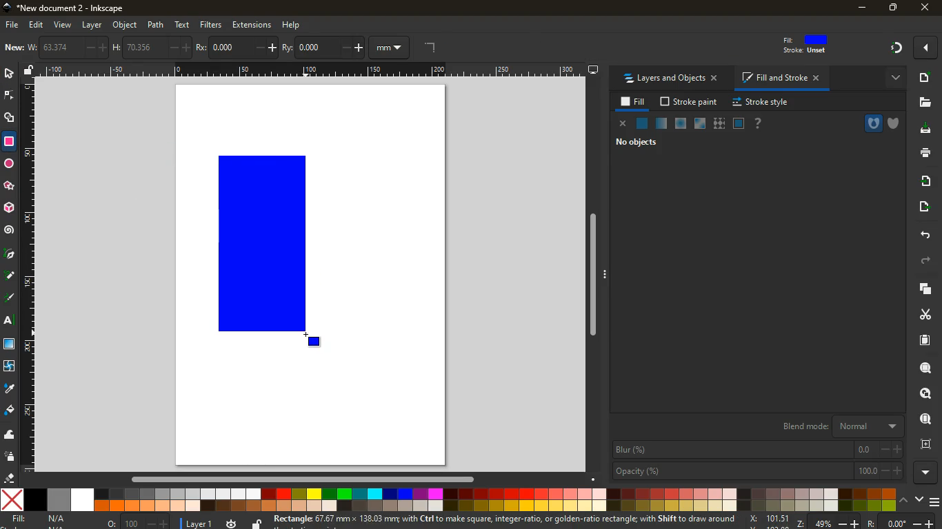 Image resolution: width=942 pixels, height=529 pixels. I want to click on unlock, so click(30, 72).